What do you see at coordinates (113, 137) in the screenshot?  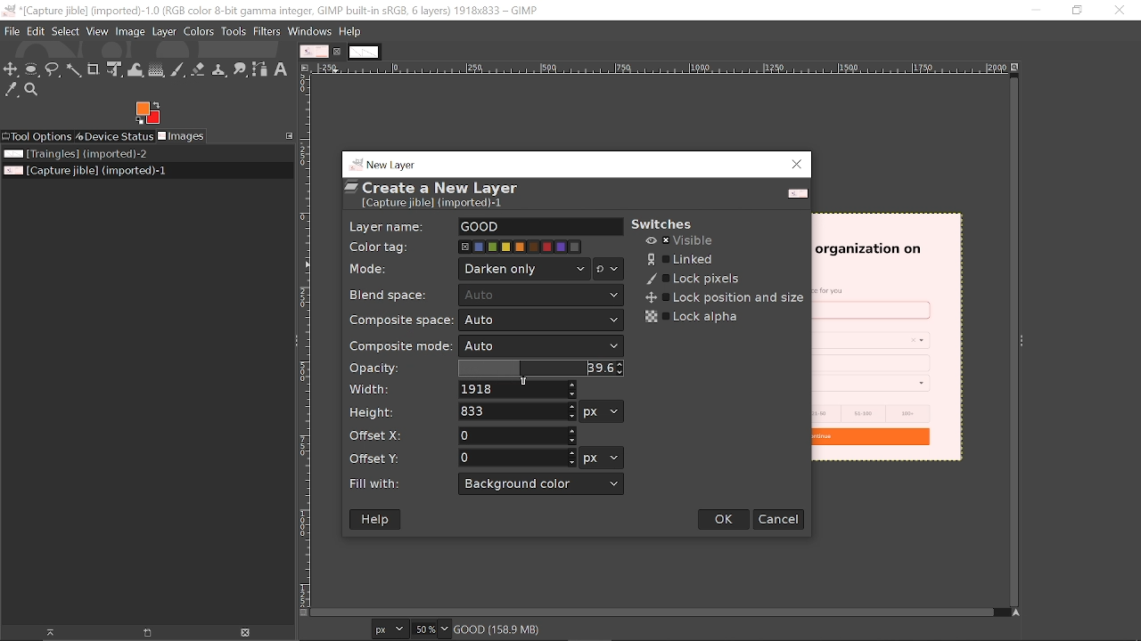 I see `Device status` at bounding box center [113, 137].